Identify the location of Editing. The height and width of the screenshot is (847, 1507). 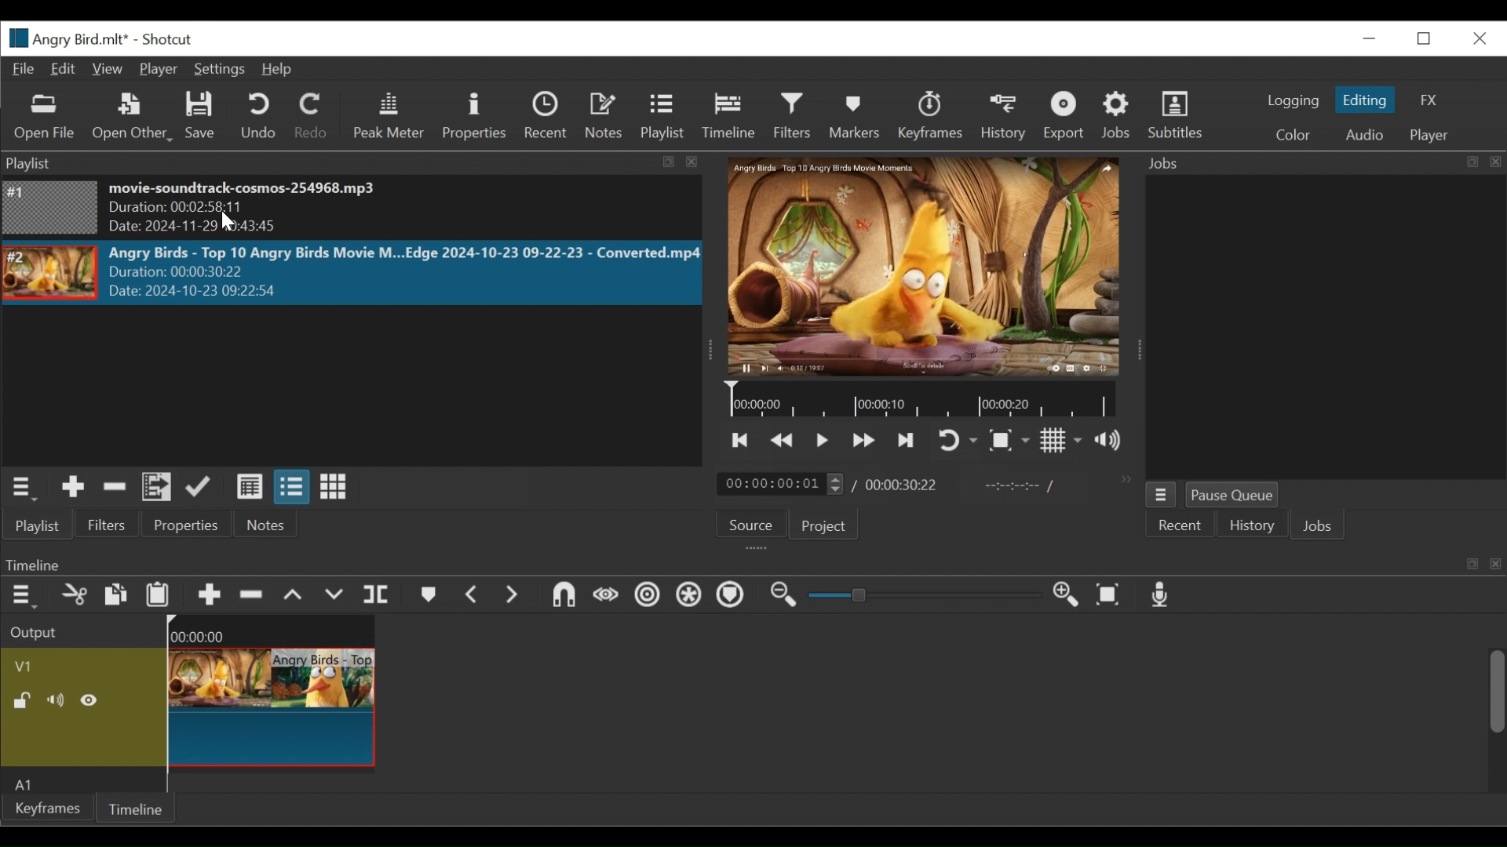
(1365, 100).